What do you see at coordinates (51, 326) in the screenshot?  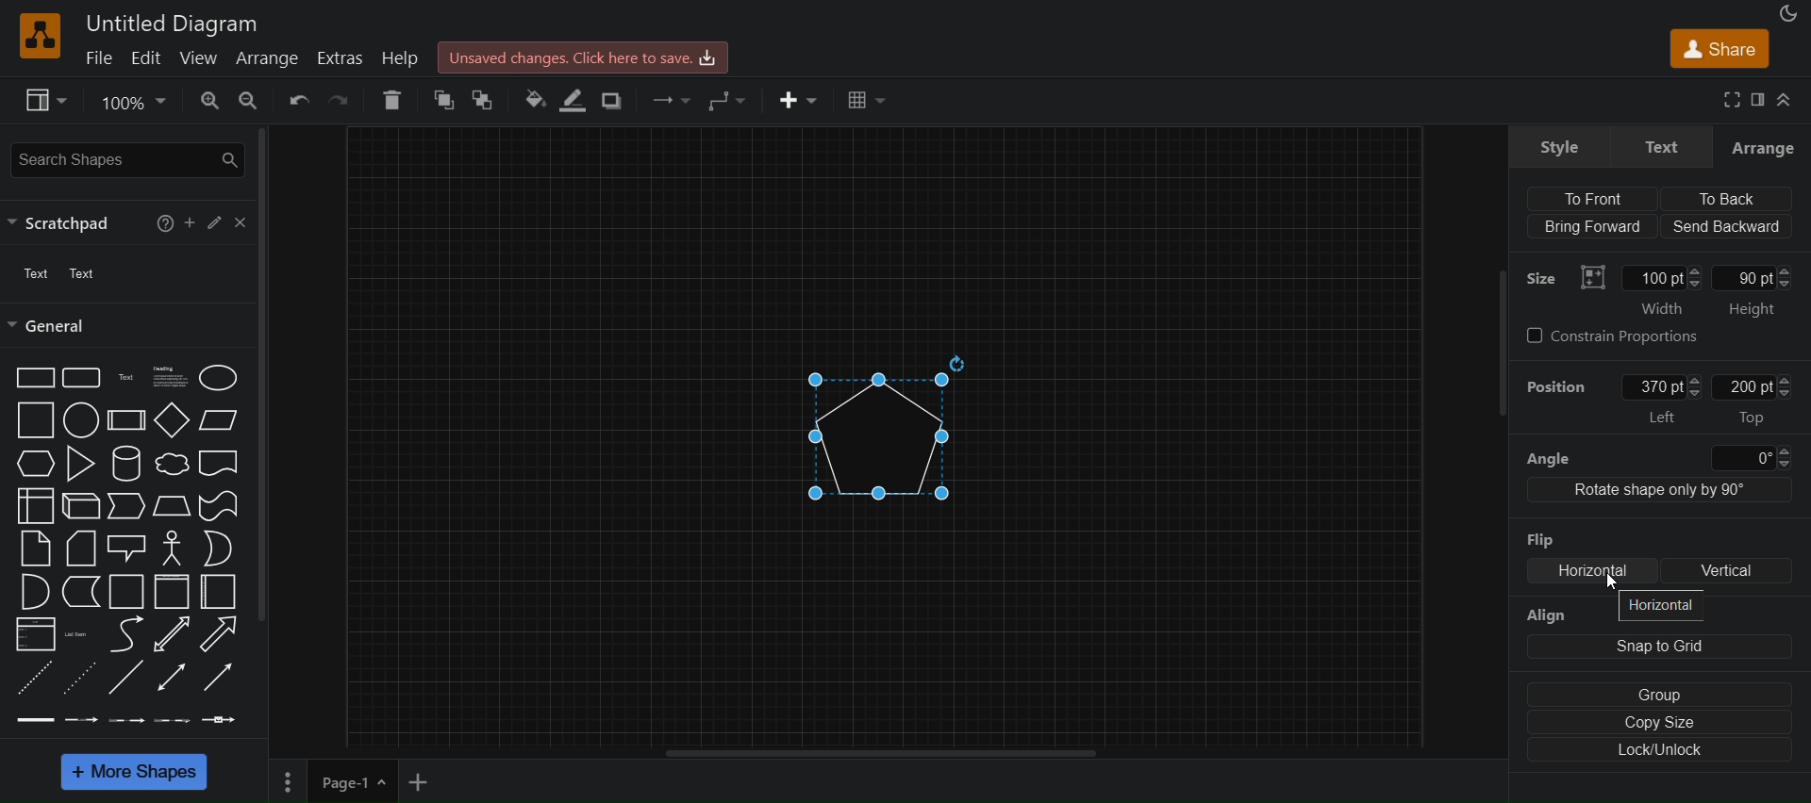 I see `general` at bounding box center [51, 326].